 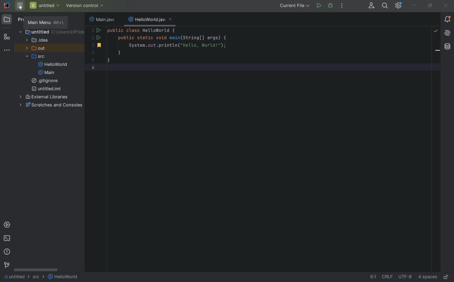 I want to click on untitled file, so click(x=45, y=6).